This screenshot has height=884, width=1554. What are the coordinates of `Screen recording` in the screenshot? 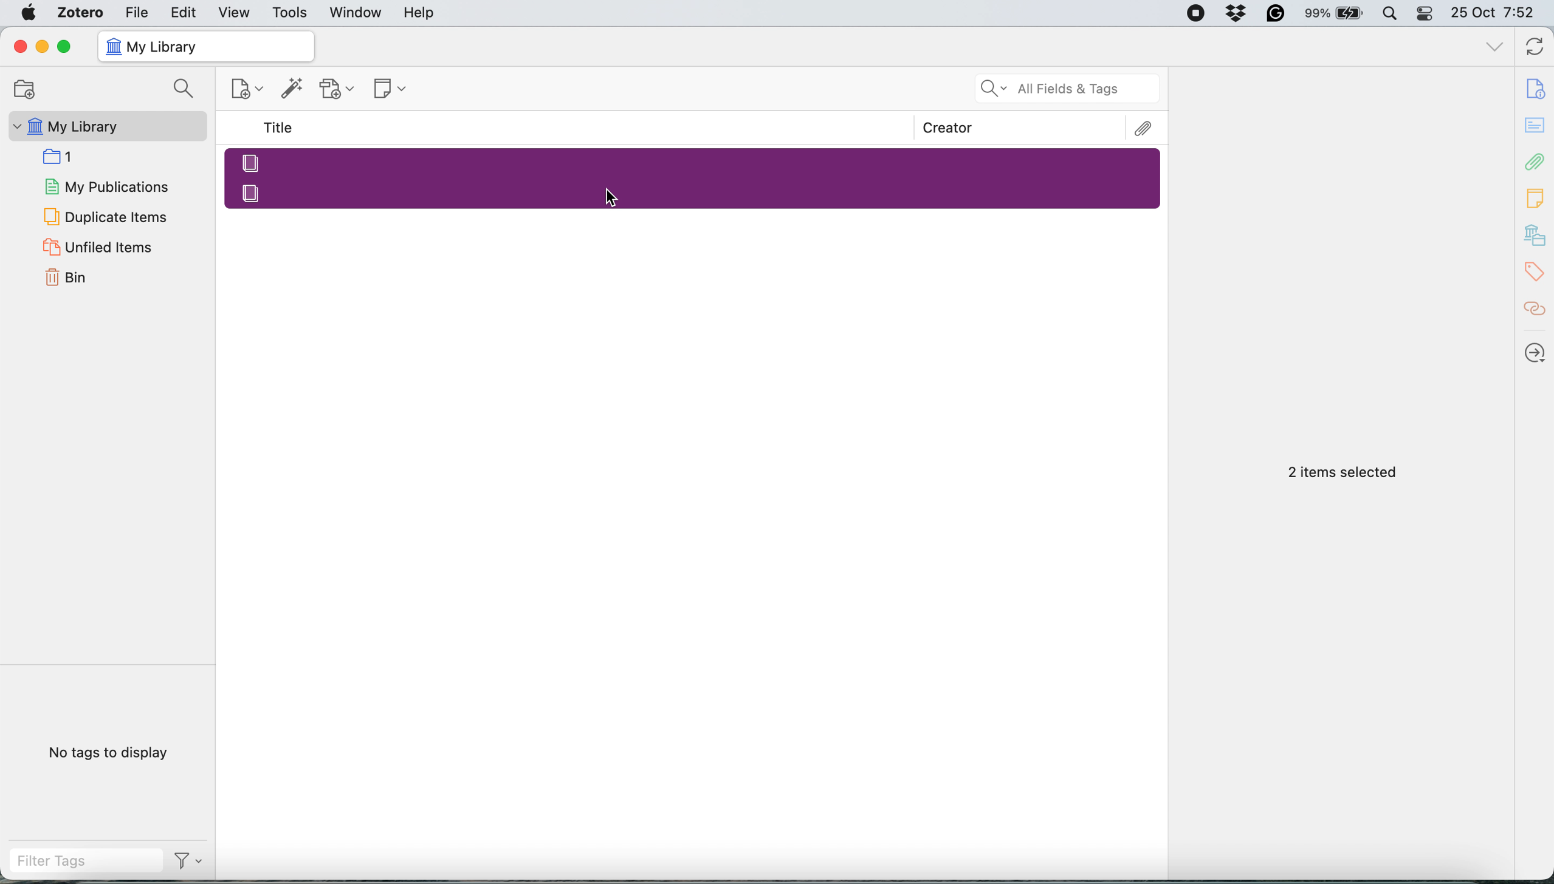 It's located at (1195, 14).